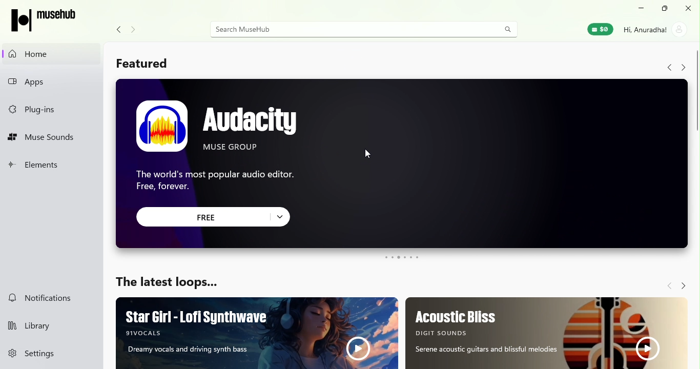  Describe the element at coordinates (134, 30) in the screenshot. I see `Navigate forward` at that location.